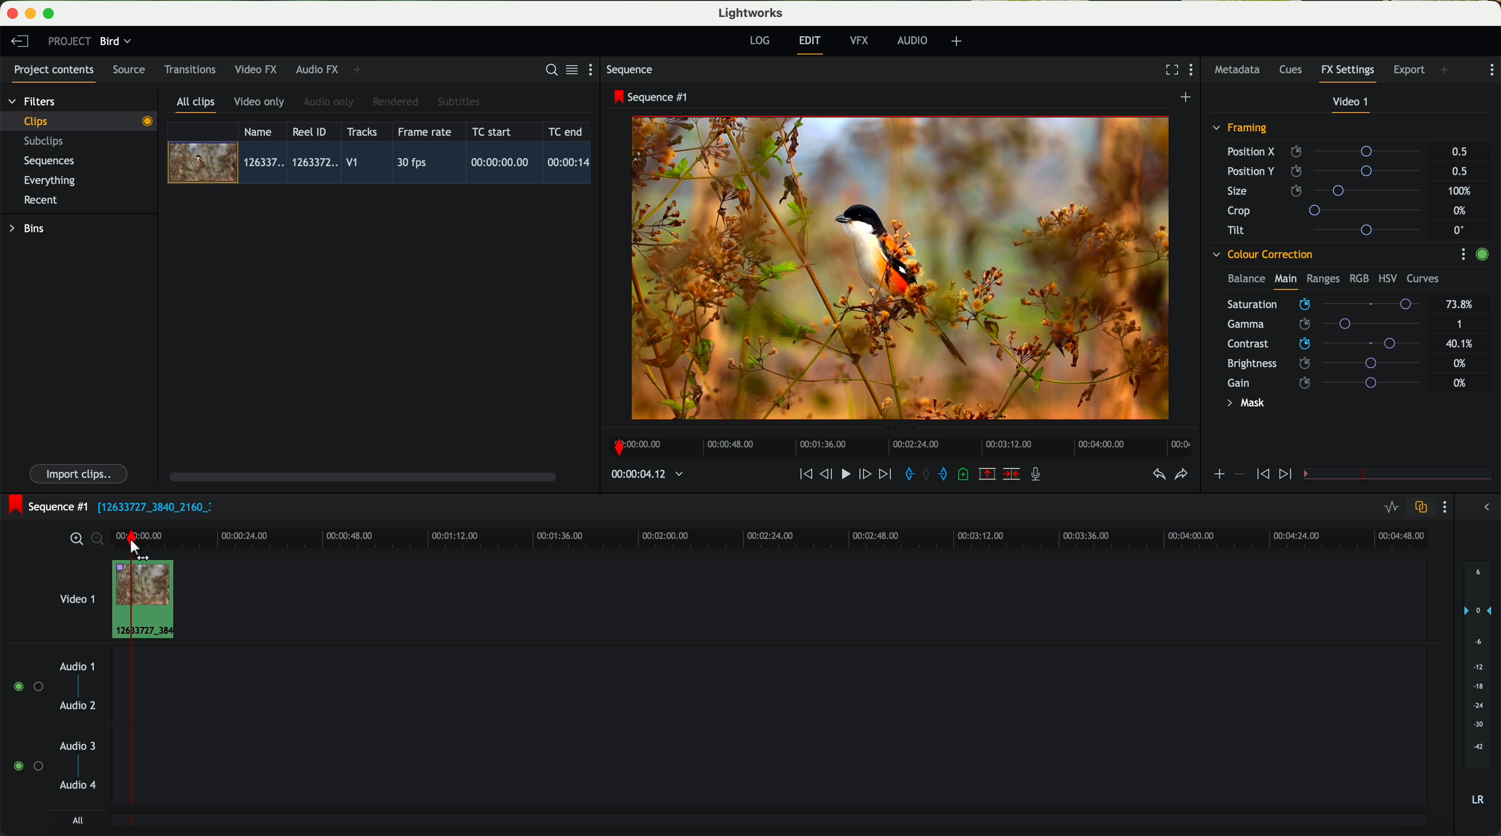 Image resolution: width=1501 pixels, height=836 pixels. I want to click on record a voice-over, so click(1040, 475).